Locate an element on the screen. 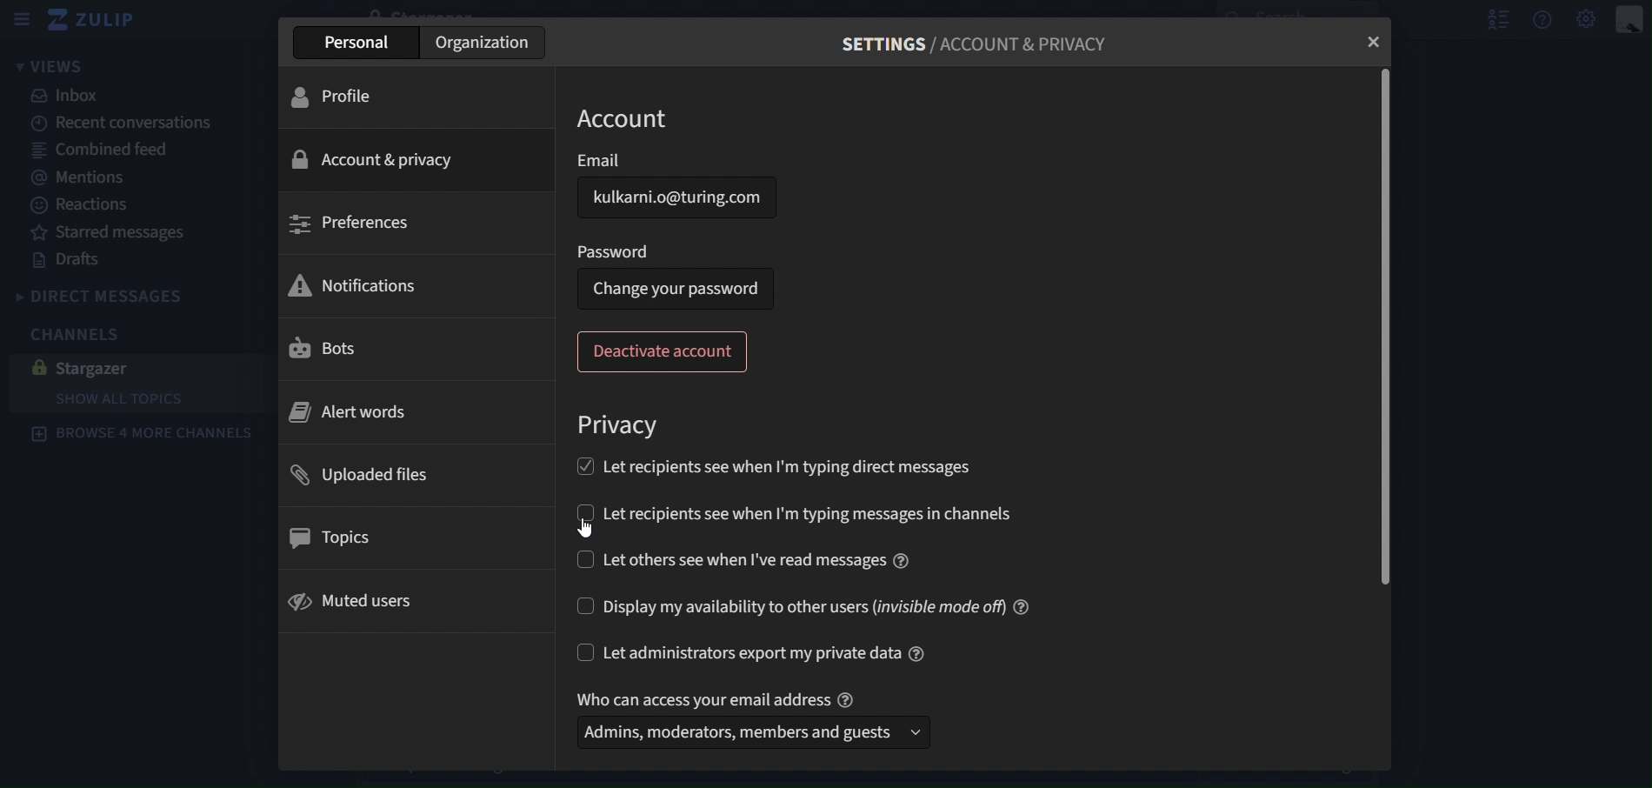 Image resolution: width=1652 pixels, height=788 pixels. starred messages is located at coordinates (123, 234).